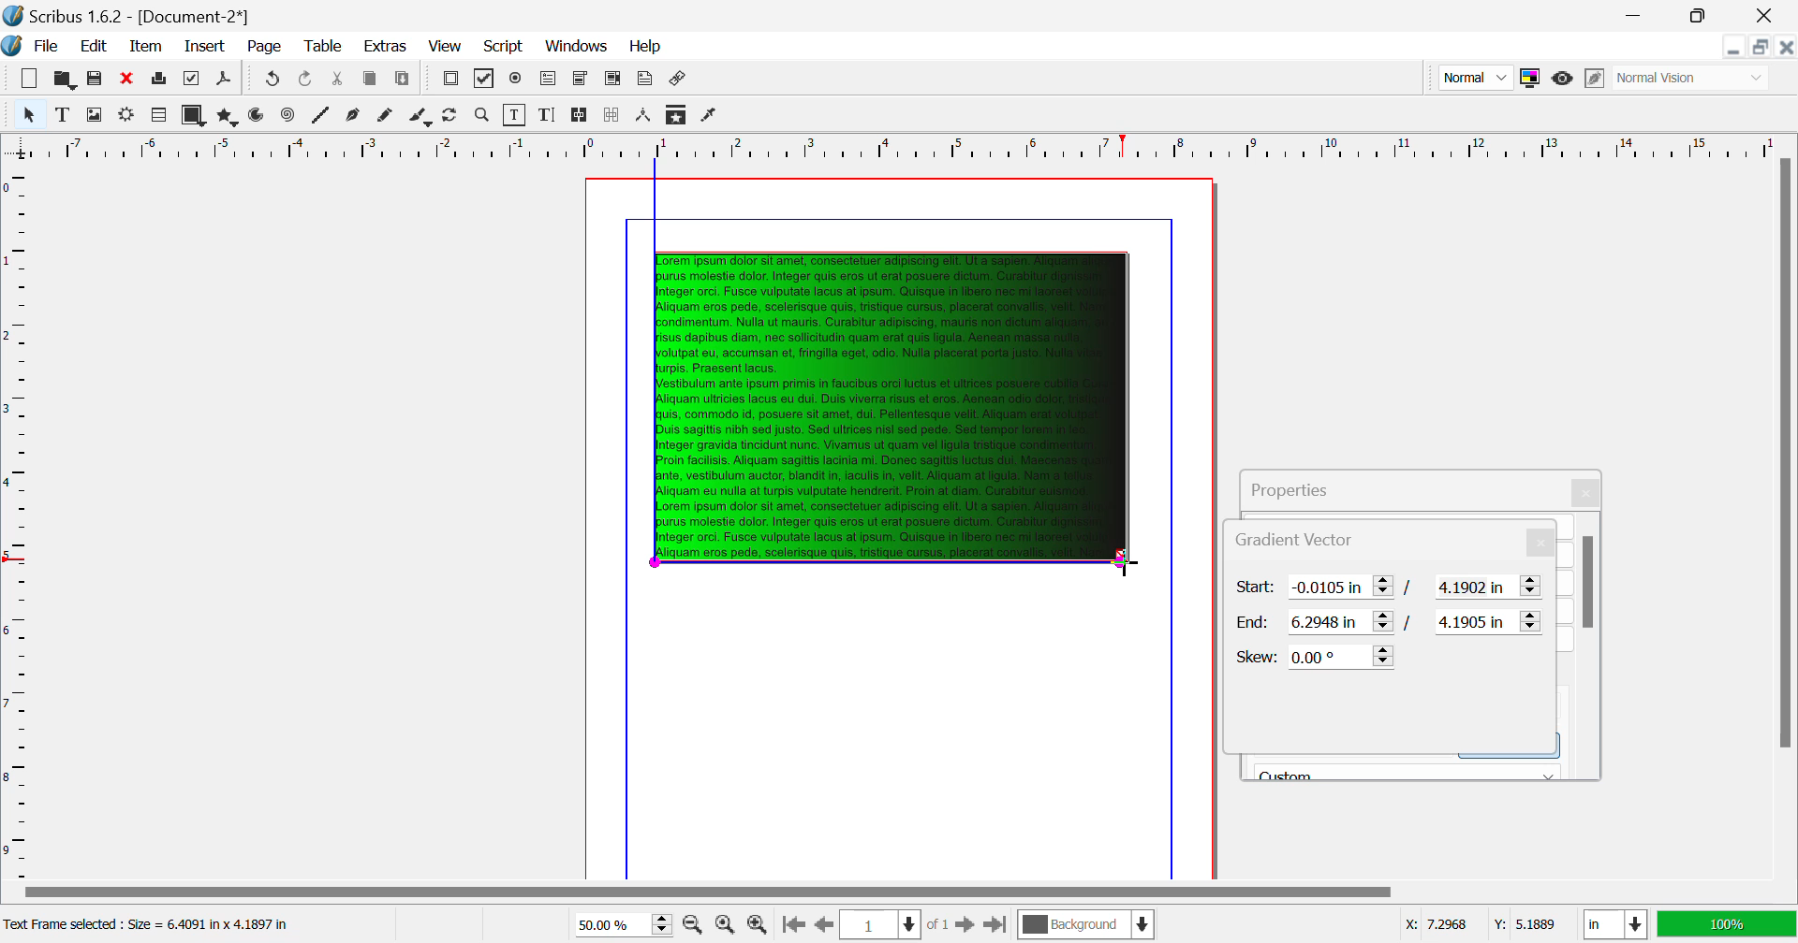 The height and width of the screenshot is (943, 1798). Describe the element at coordinates (28, 113) in the screenshot. I see `Select` at that location.